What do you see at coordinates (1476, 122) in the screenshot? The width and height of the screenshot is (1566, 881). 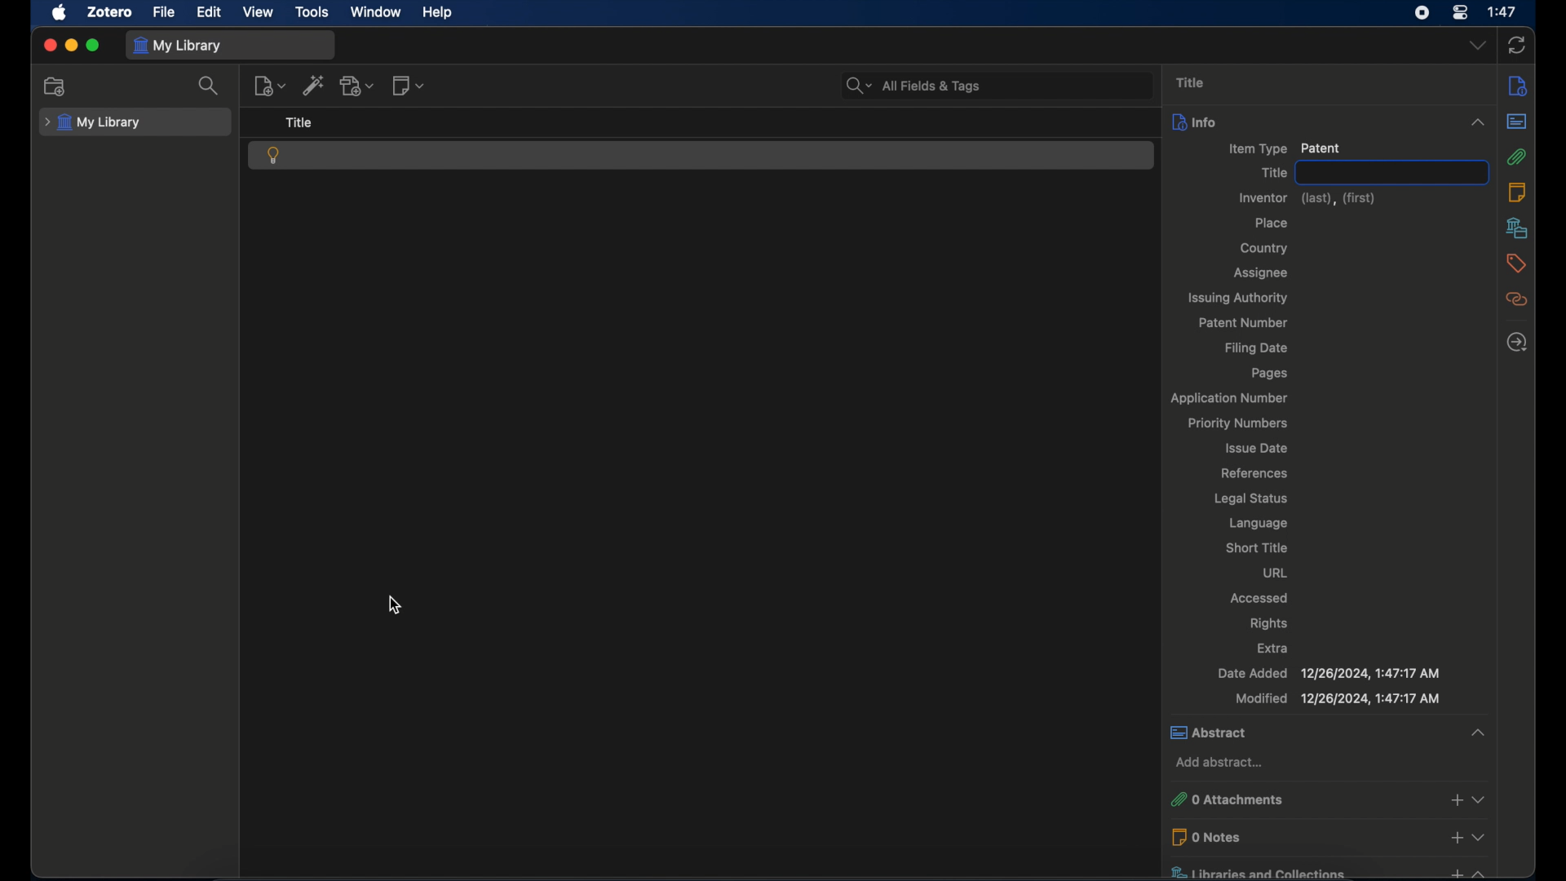 I see `Collapse or expand ` at bounding box center [1476, 122].